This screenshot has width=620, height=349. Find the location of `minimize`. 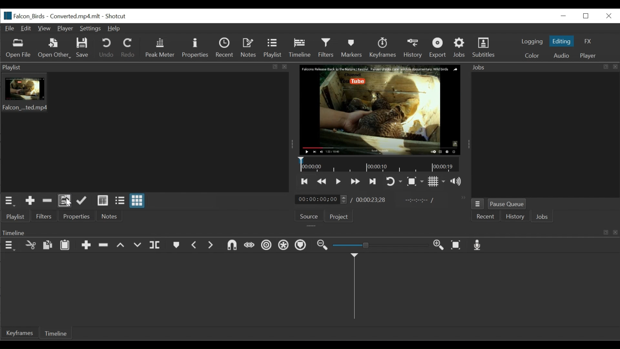

minimize is located at coordinates (563, 16).